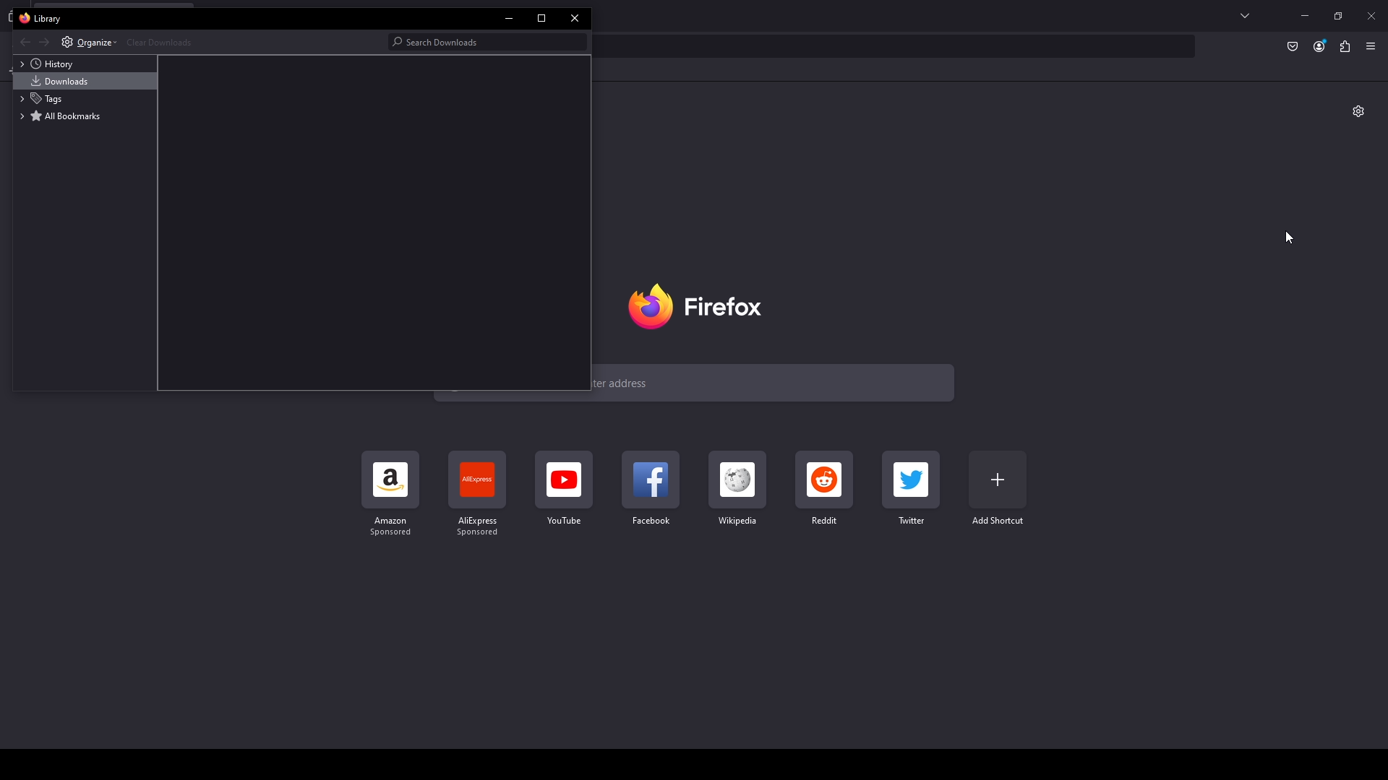 The height and width of the screenshot is (780, 1388). What do you see at coordinates (254, 41) in the screenshot?
I see `Clear downloads` at bounding box center [254, 41].